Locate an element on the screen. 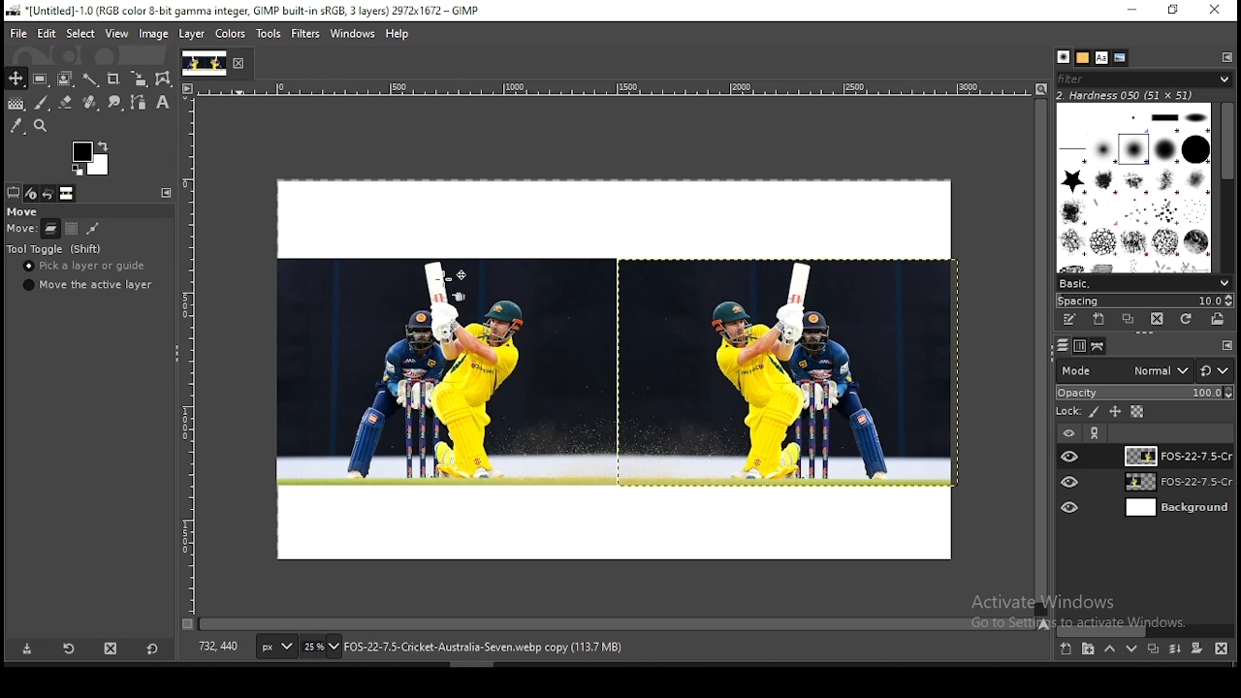  undo history is located at coordinates (48, 194).